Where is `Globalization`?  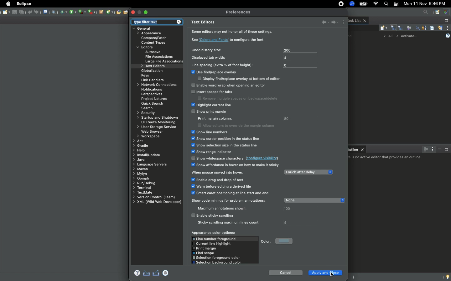 Globalization is located at coordinates (152, 71).